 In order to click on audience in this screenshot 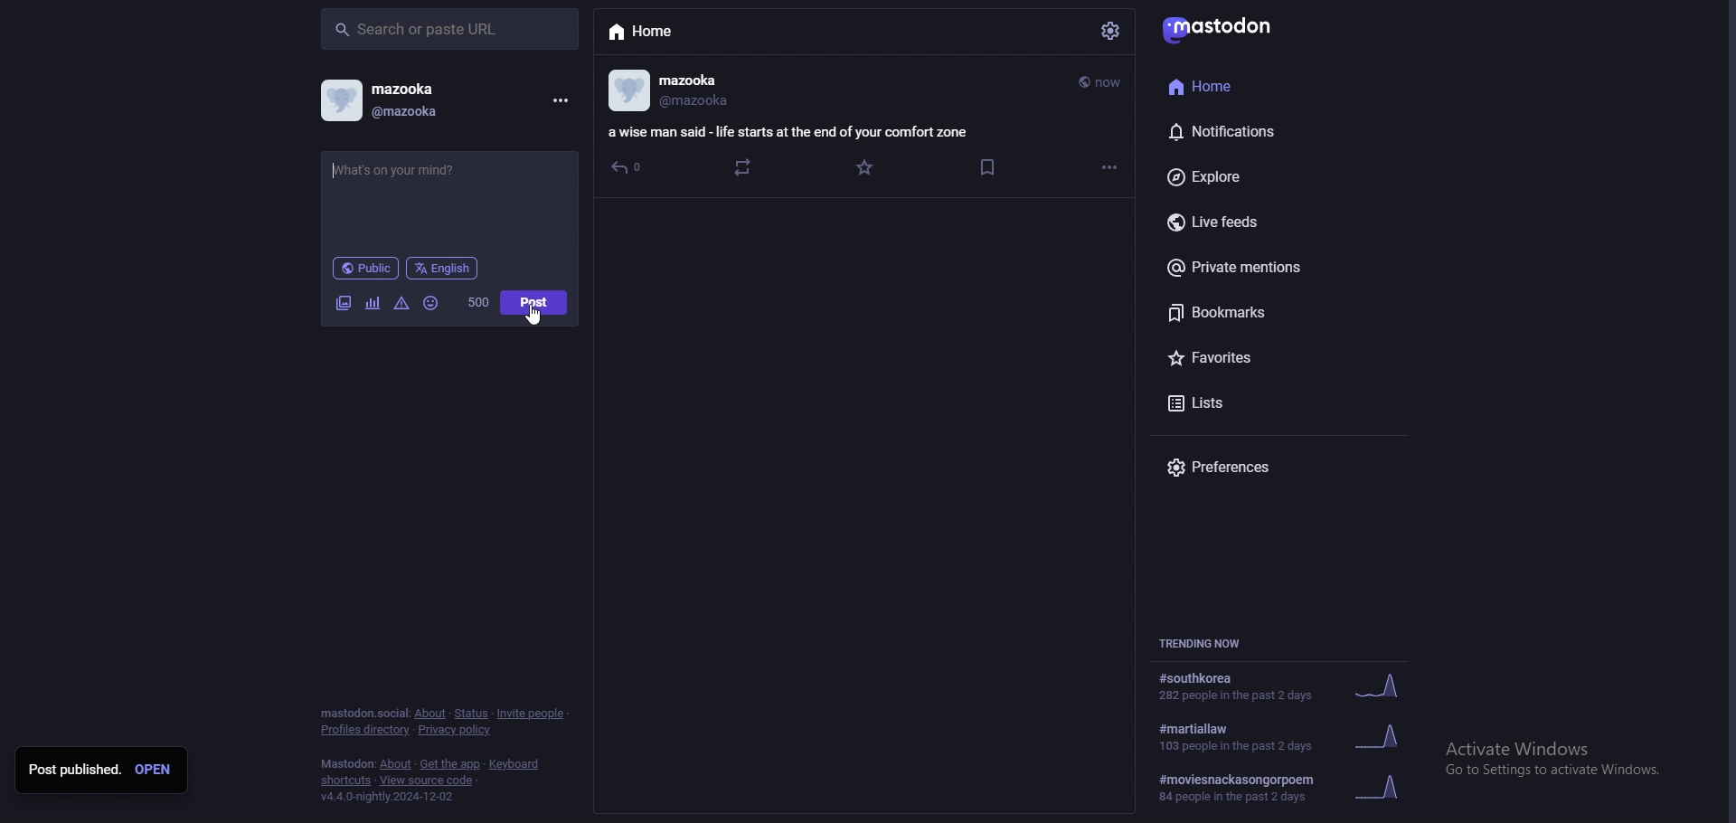, I will do `click(366, 268)`.